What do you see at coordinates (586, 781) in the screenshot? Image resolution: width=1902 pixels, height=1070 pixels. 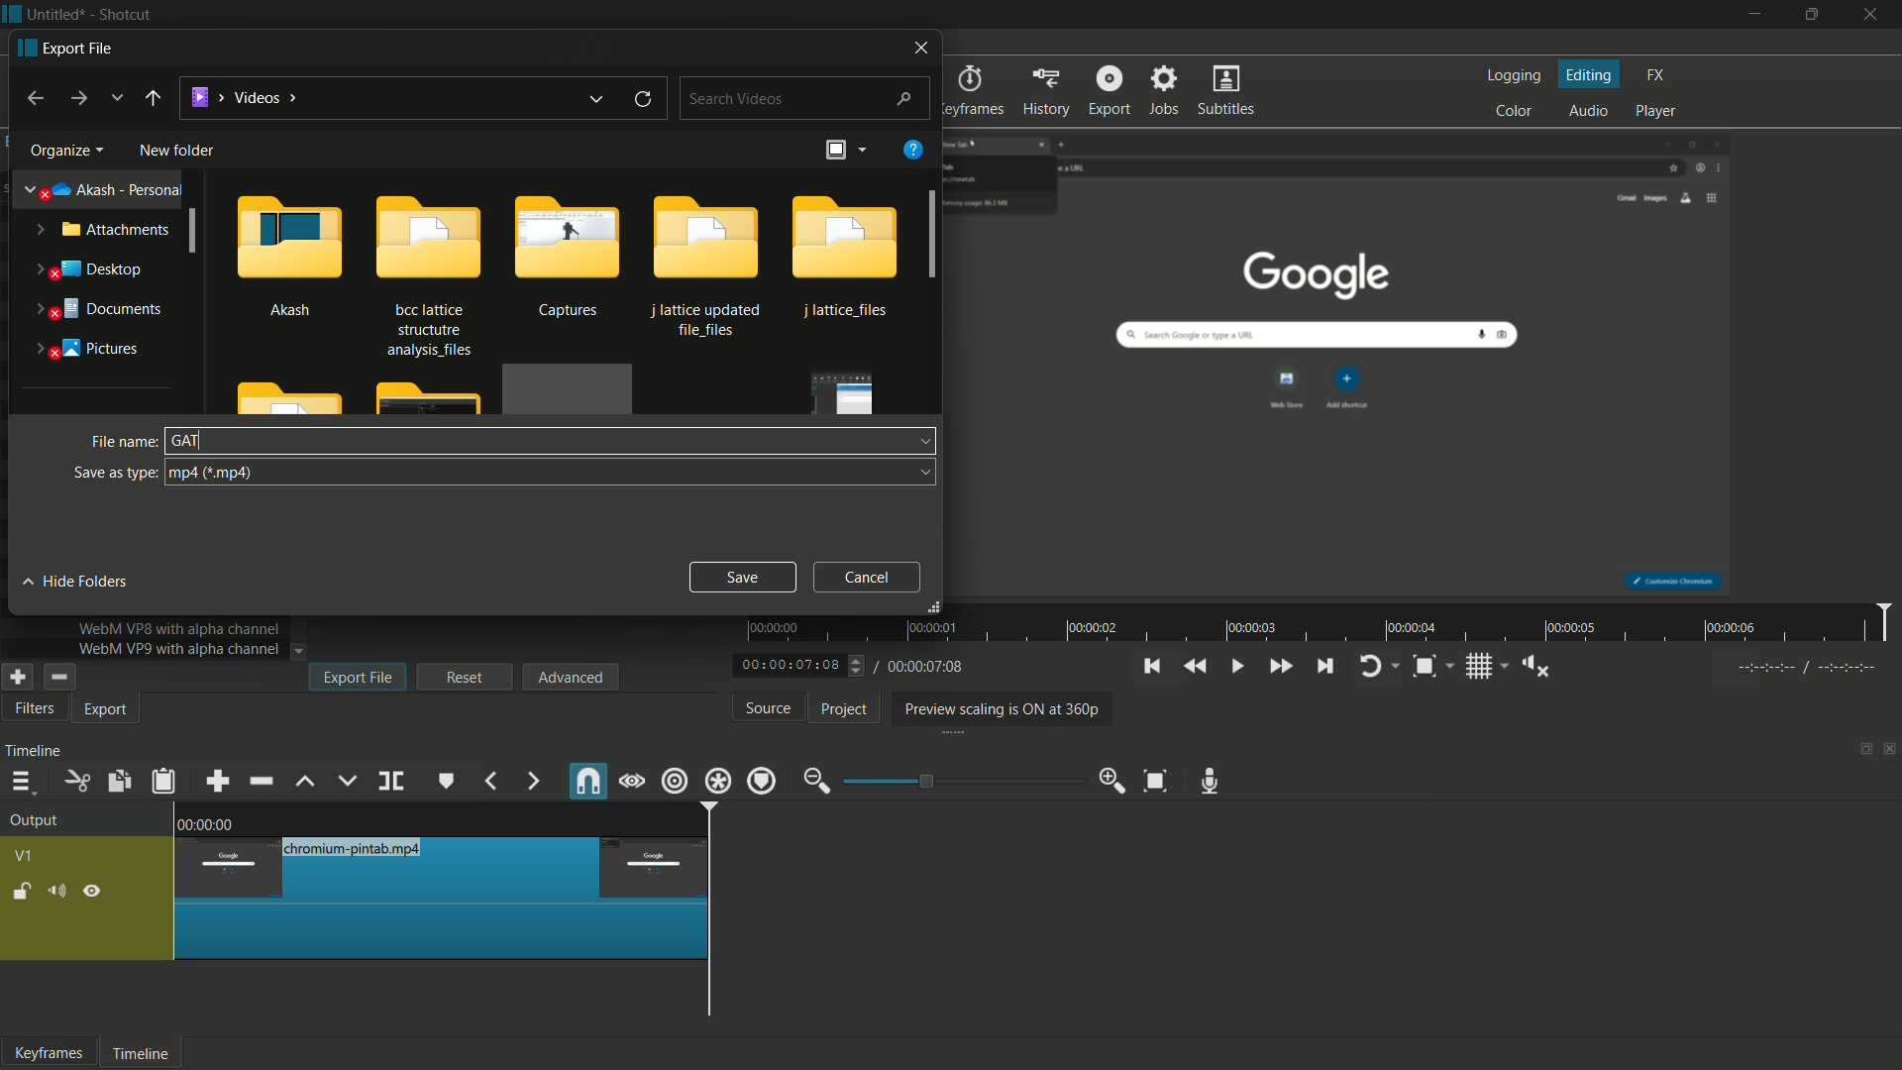 I see `snap` at bounding box center [586, 781].